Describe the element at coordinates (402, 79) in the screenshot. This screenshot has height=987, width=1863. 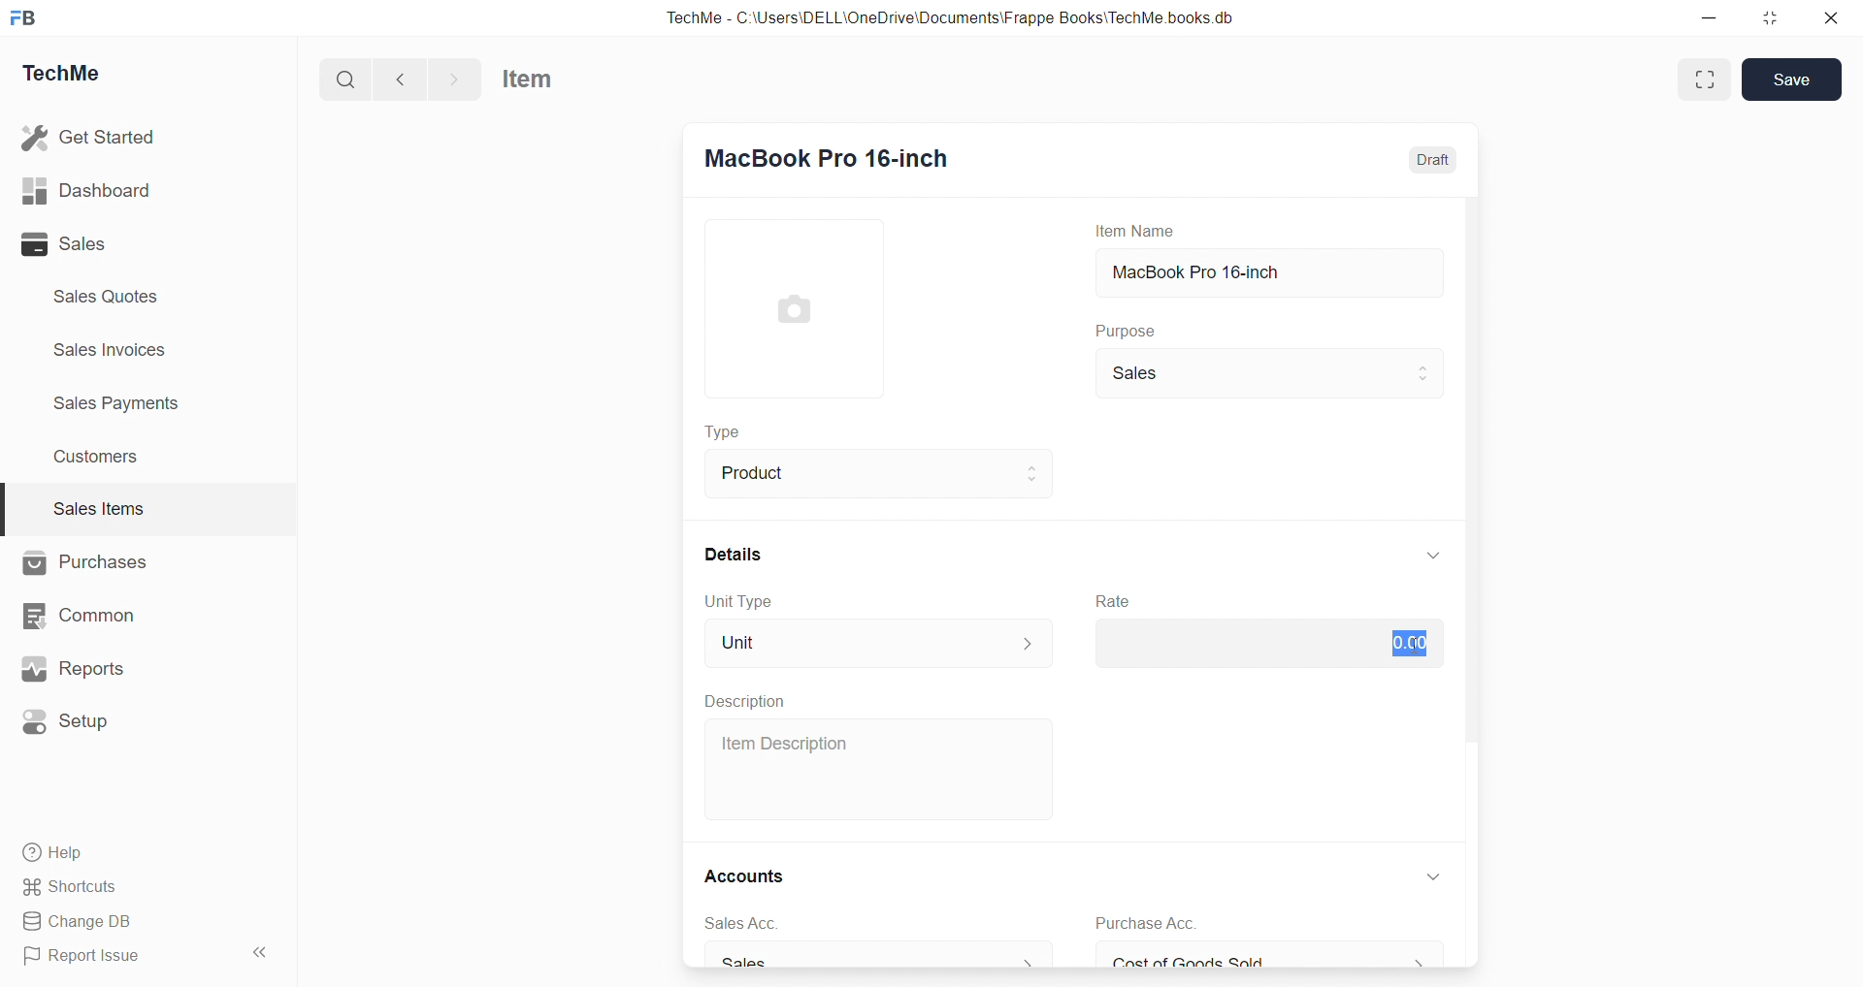
I see `back` at that location.